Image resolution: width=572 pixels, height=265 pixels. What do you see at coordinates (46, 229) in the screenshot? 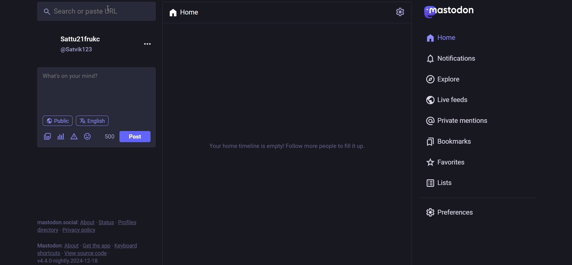
I see `directory` at bounding box center [46, 229].